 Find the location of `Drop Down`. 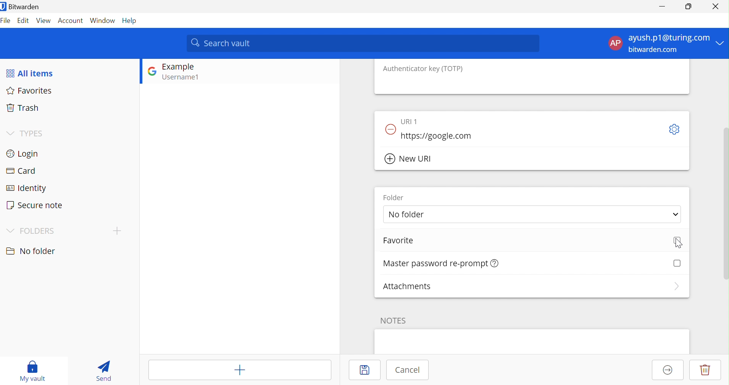

Drop Down is located at coordinates (10, 132).